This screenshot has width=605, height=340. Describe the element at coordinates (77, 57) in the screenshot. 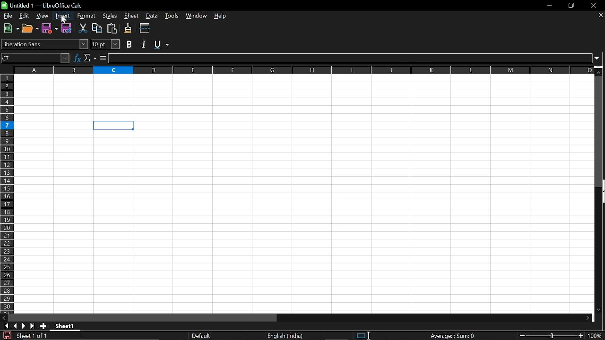

I see `Formula wizard` at that location.